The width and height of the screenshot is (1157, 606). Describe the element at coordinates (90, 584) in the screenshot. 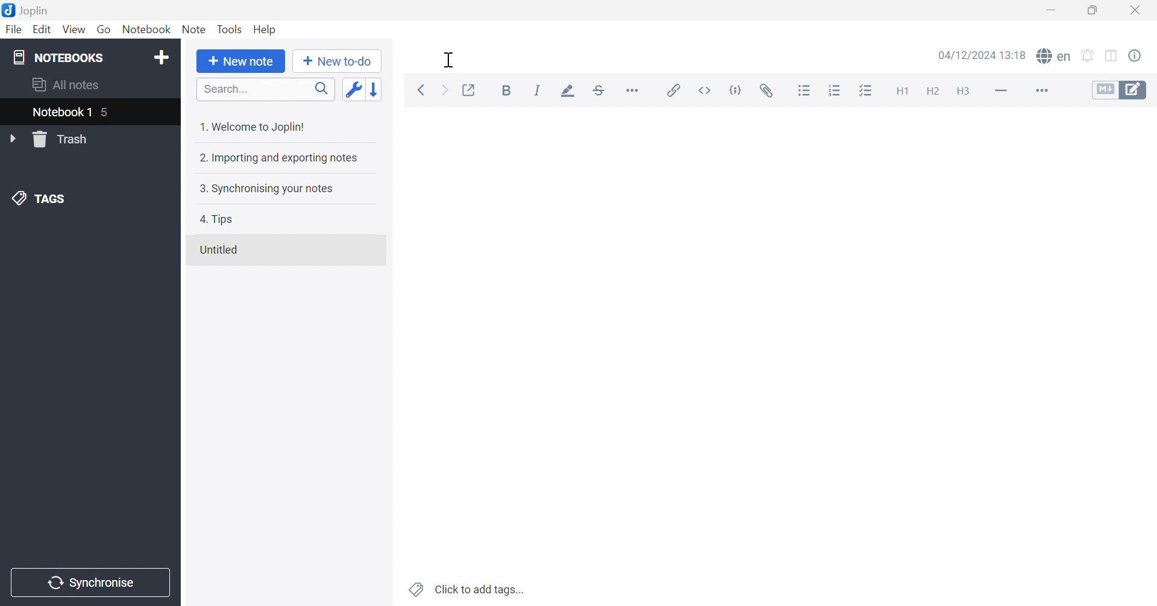

I see `Synchronise` at that location.